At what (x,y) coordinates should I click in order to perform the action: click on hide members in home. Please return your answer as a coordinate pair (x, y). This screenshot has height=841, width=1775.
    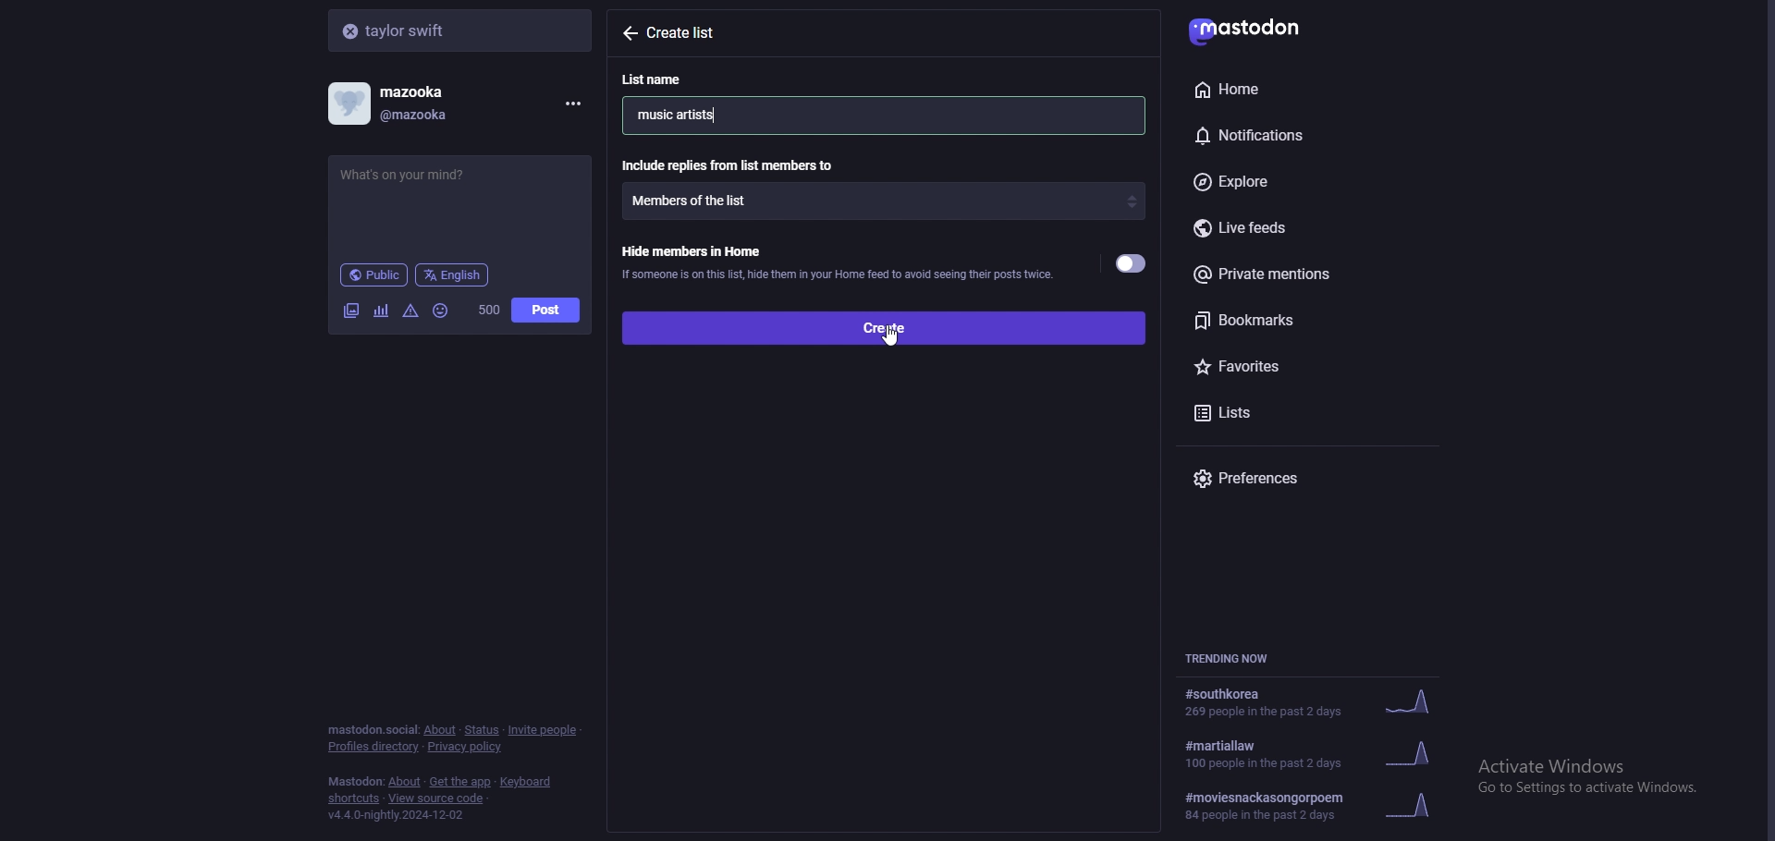
    Looking at the image, I should click on (837, 261).